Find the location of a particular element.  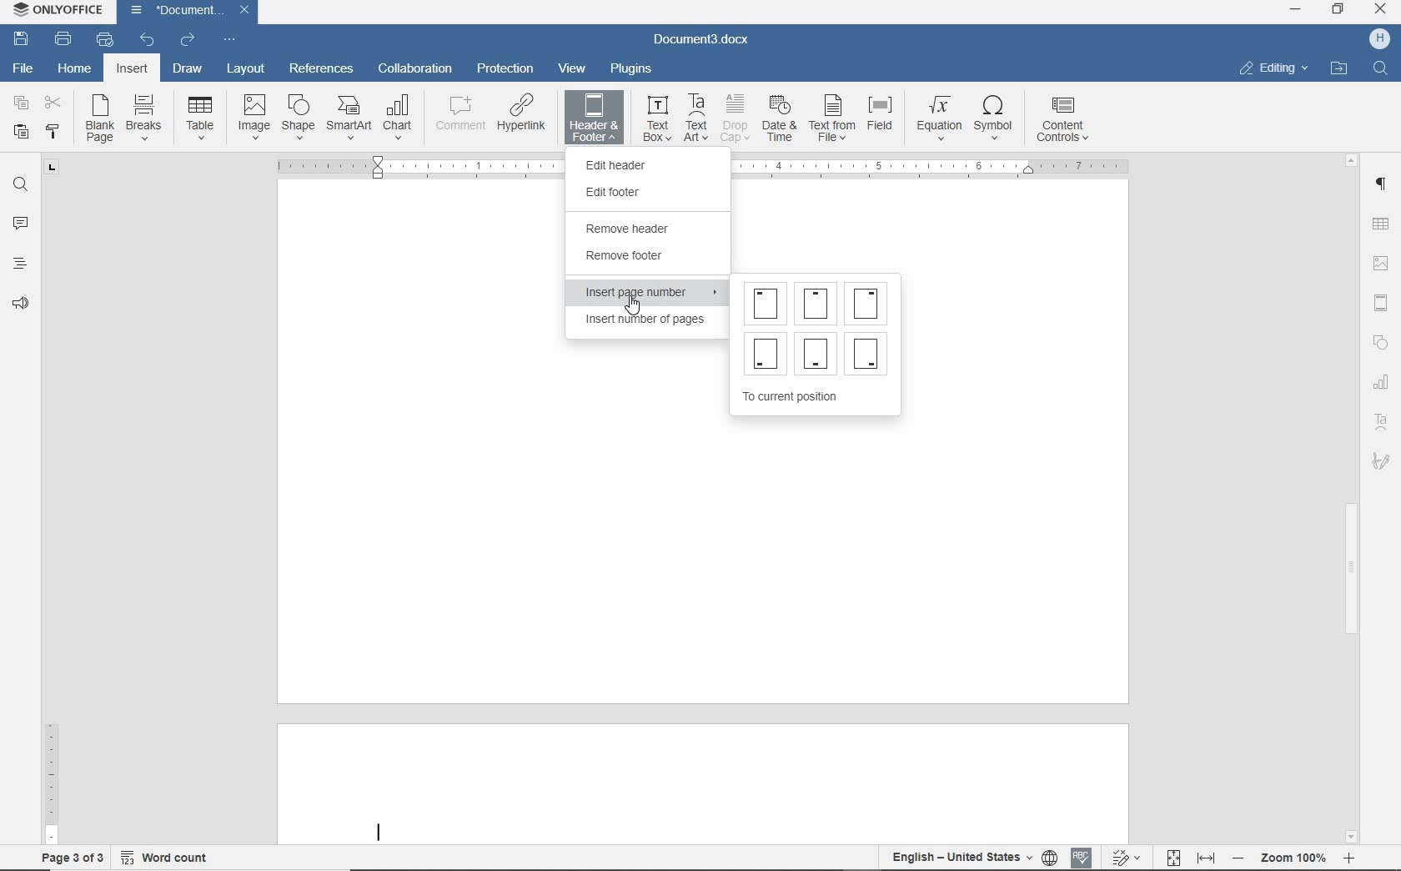

Charts is located at coordinates (1380, 379).